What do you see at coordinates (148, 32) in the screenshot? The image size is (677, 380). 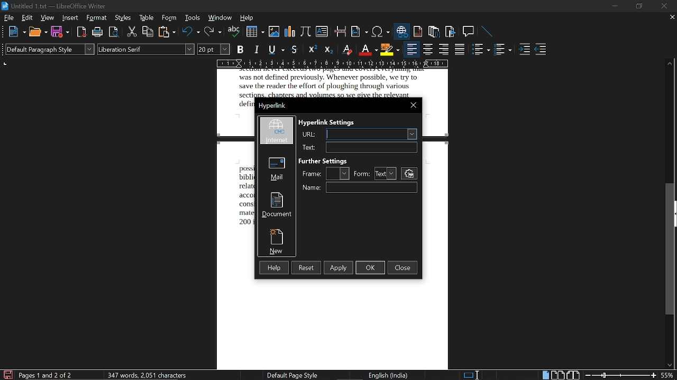 I see `copy` at bounding box center [148, 32].